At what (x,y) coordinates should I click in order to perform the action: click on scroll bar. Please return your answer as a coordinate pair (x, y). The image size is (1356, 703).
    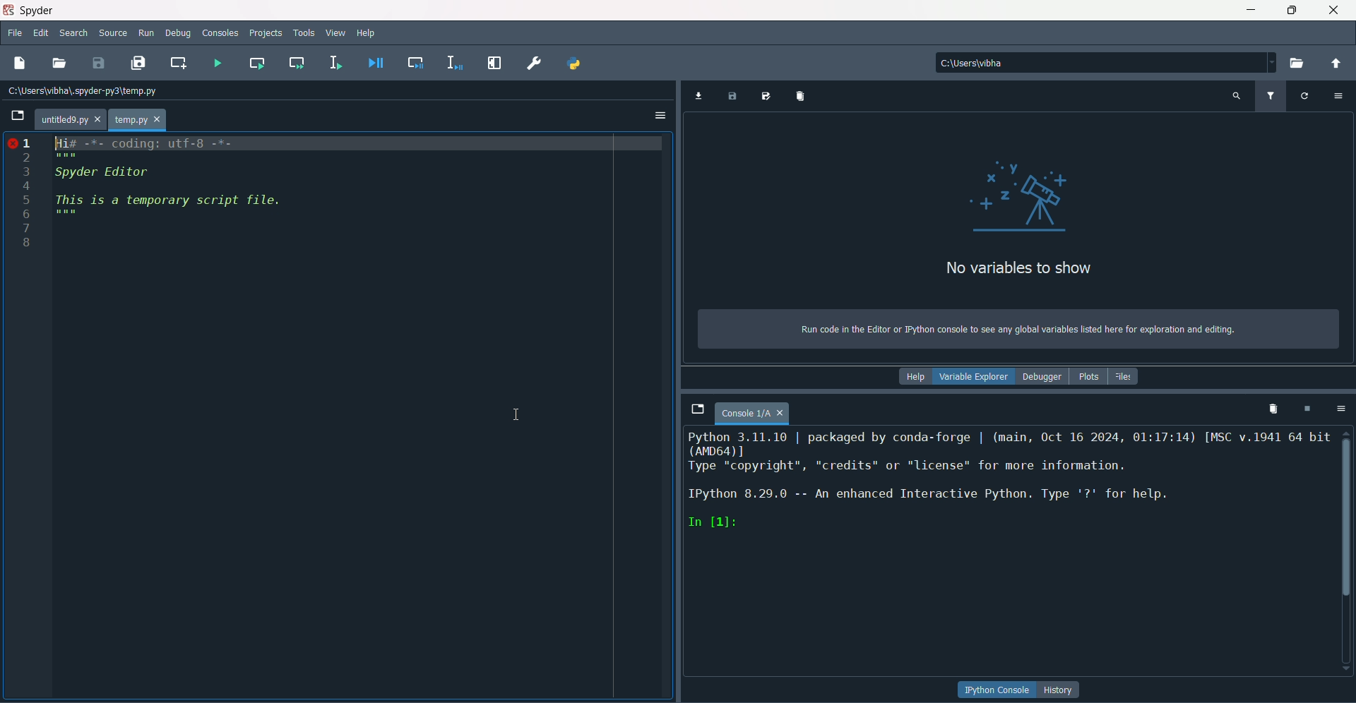
    Looking at the image, I should click on (1348, 514).